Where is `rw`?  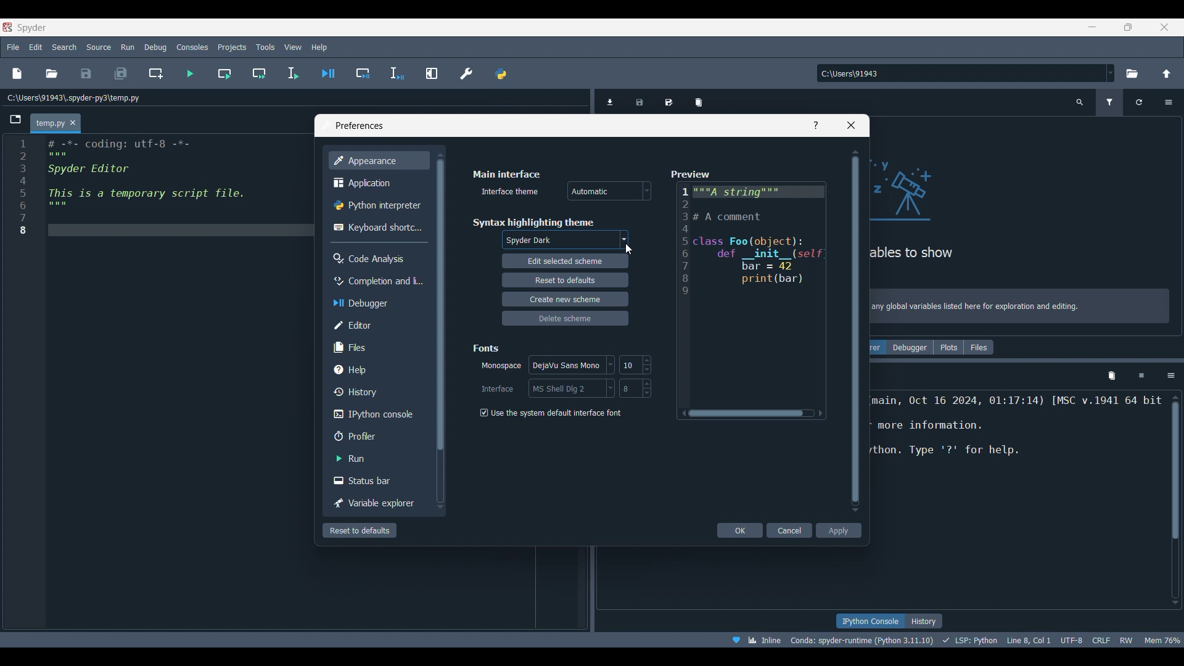
rw is located at coordinates (1128, 641).